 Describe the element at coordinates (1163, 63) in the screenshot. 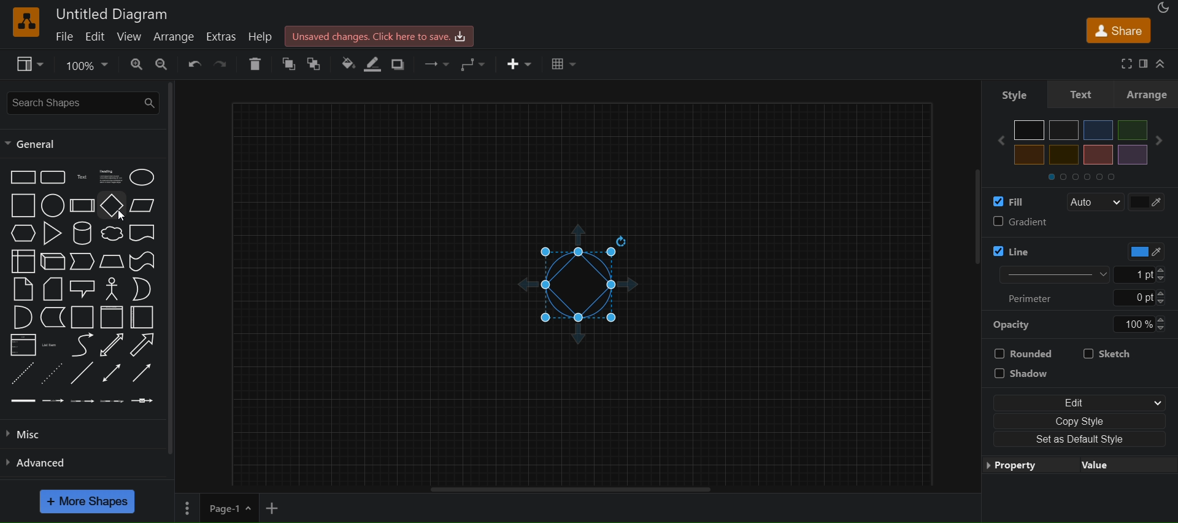

I see `collapase/expand` at that location.